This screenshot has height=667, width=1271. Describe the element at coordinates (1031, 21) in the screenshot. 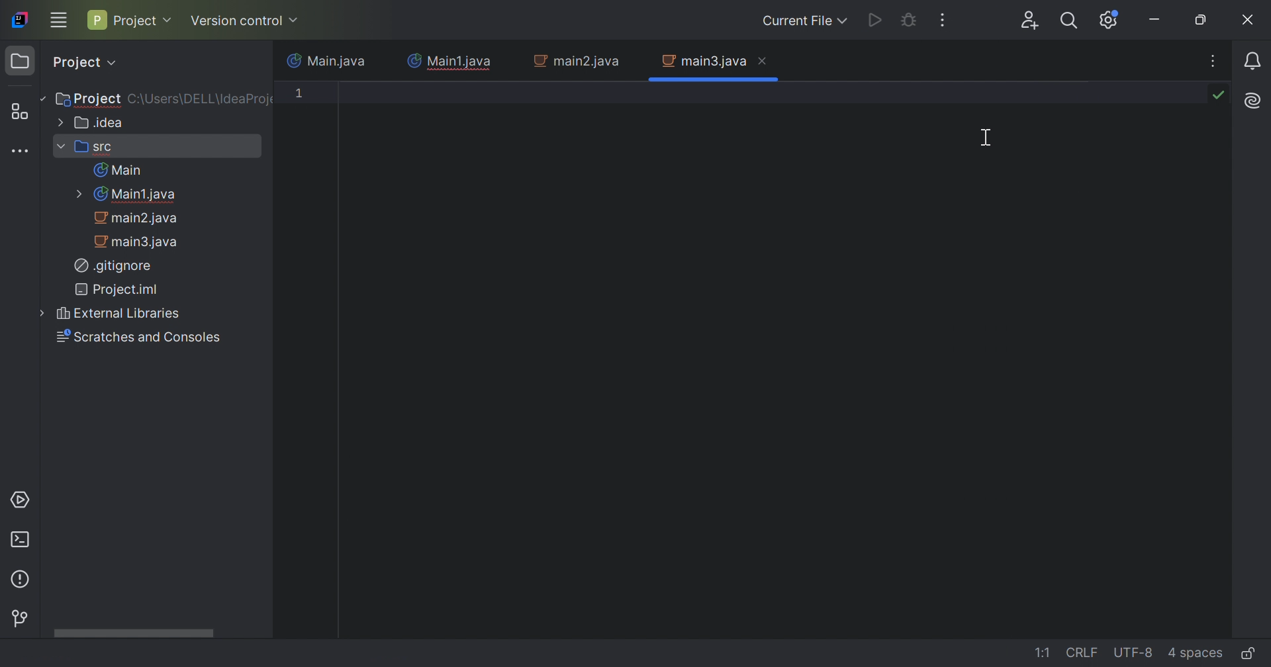

I see `Code with me` at that location.